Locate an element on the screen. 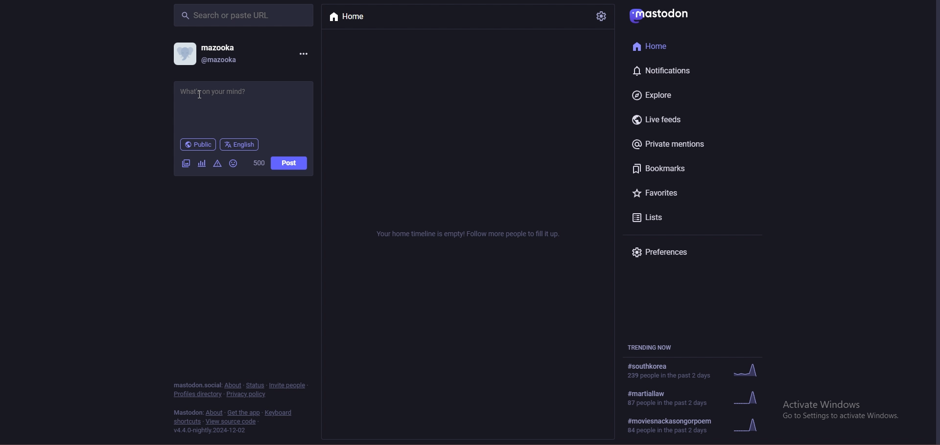 This screenshot has height=445, width=940. keyboard is located at coordinates (280, 413).